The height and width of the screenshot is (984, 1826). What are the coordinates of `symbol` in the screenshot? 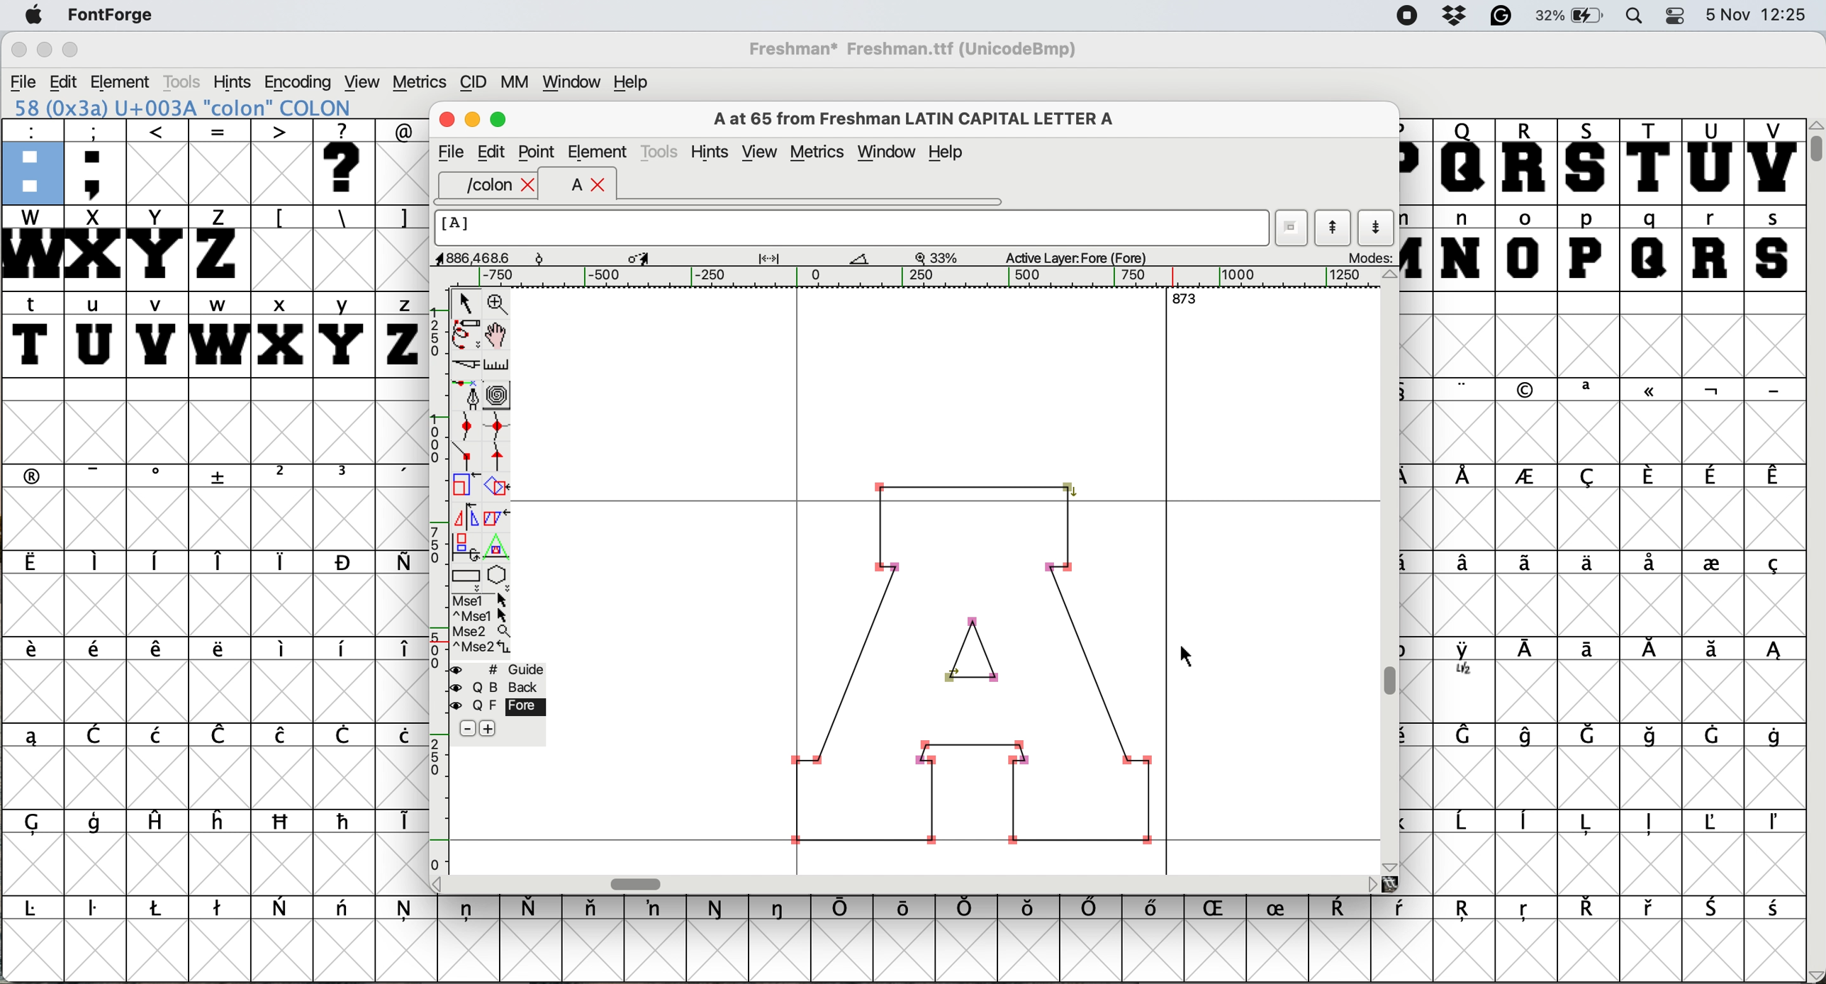 It's located at (1711, 476).